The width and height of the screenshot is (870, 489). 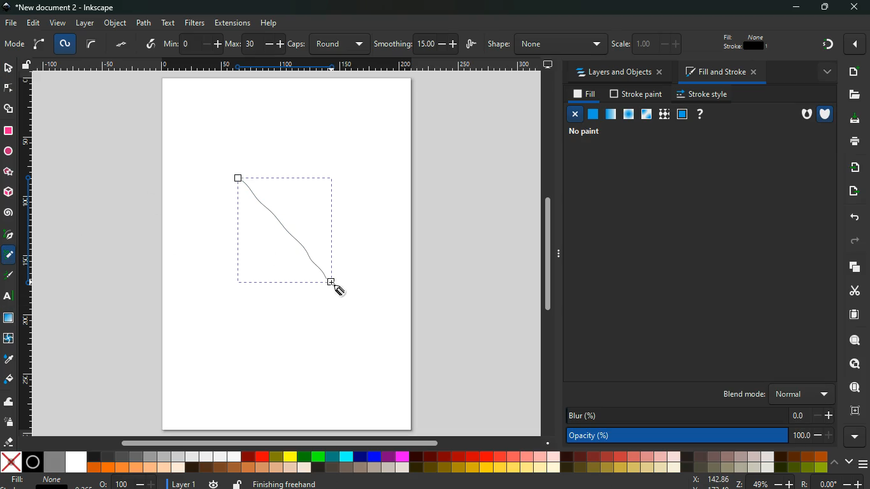 What do you see at coordinates (433, 483) in the screenshot?
I see `message` at bounding box center [433, 483].